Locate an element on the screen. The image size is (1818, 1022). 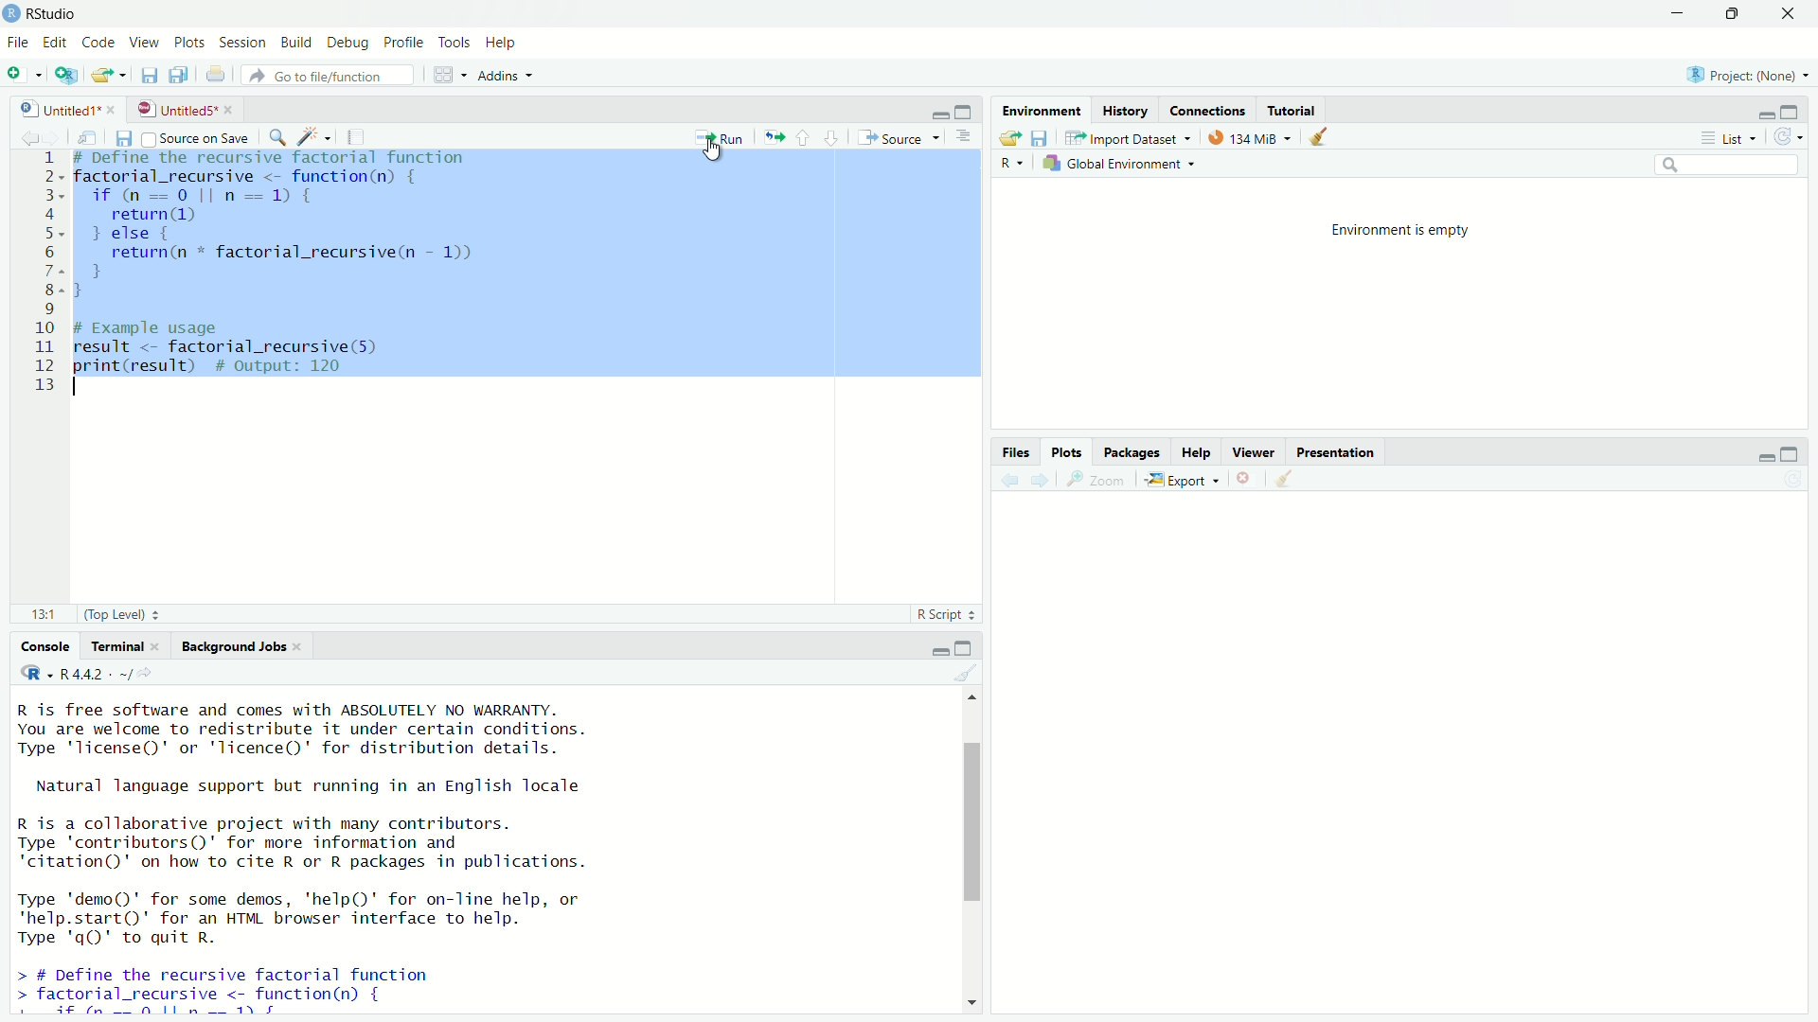
File is located at coordinates (15, 44).